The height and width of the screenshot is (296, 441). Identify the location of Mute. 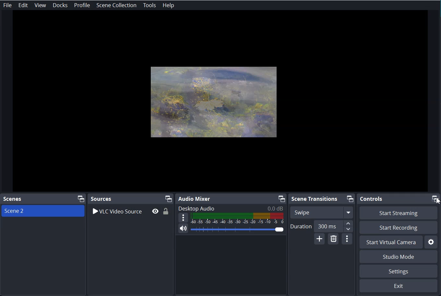
(183, 228).